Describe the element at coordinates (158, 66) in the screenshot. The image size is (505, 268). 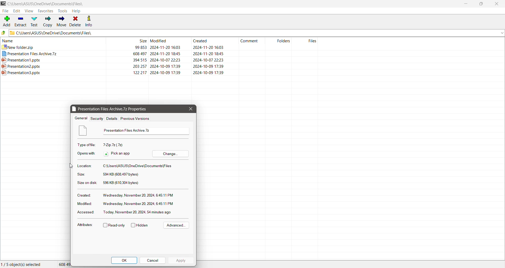
I see `ppt2` at that location.